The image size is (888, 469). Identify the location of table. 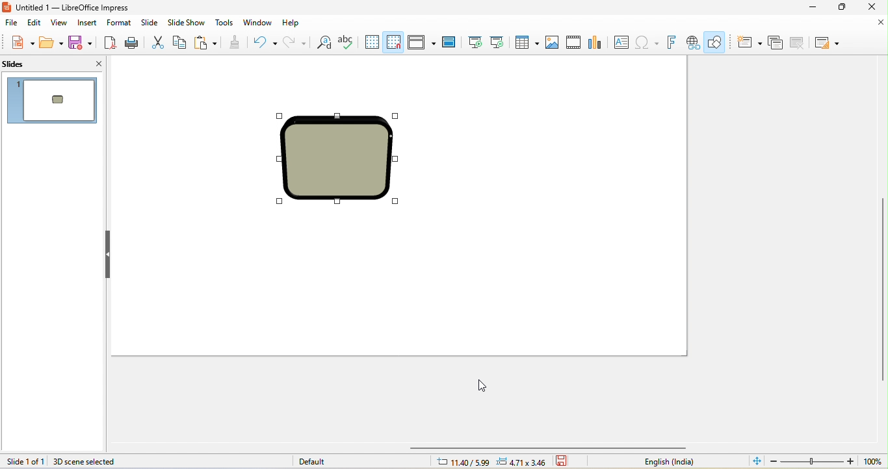
(525, 42).